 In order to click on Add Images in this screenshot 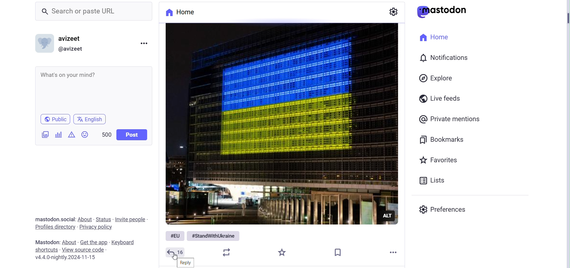, I will do `click(44, 134)`.